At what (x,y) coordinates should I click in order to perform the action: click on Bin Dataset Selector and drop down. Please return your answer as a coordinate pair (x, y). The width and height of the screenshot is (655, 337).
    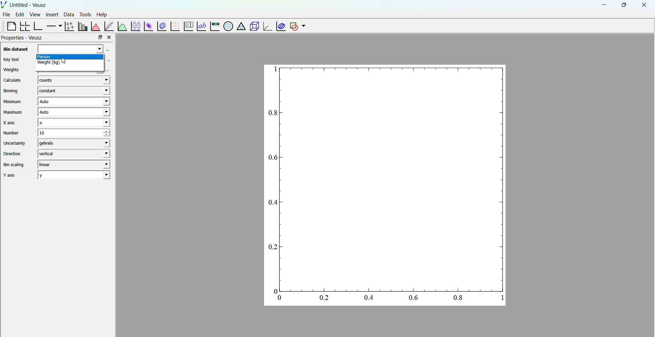
    Looking at the image, I should click on (74, 49).